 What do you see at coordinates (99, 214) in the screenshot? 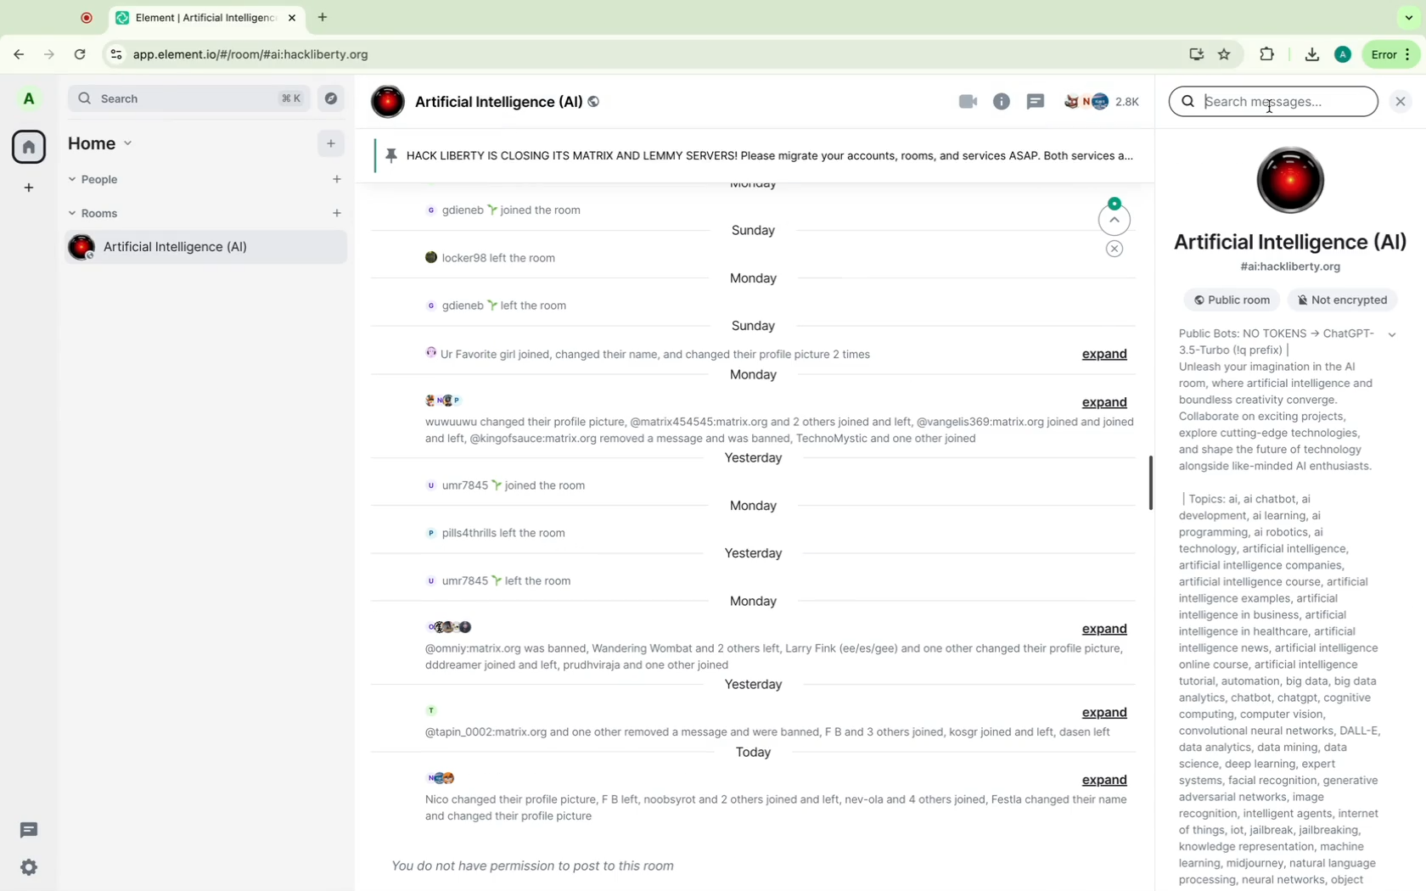
I see `rooms` at bounding box center [99, 214].